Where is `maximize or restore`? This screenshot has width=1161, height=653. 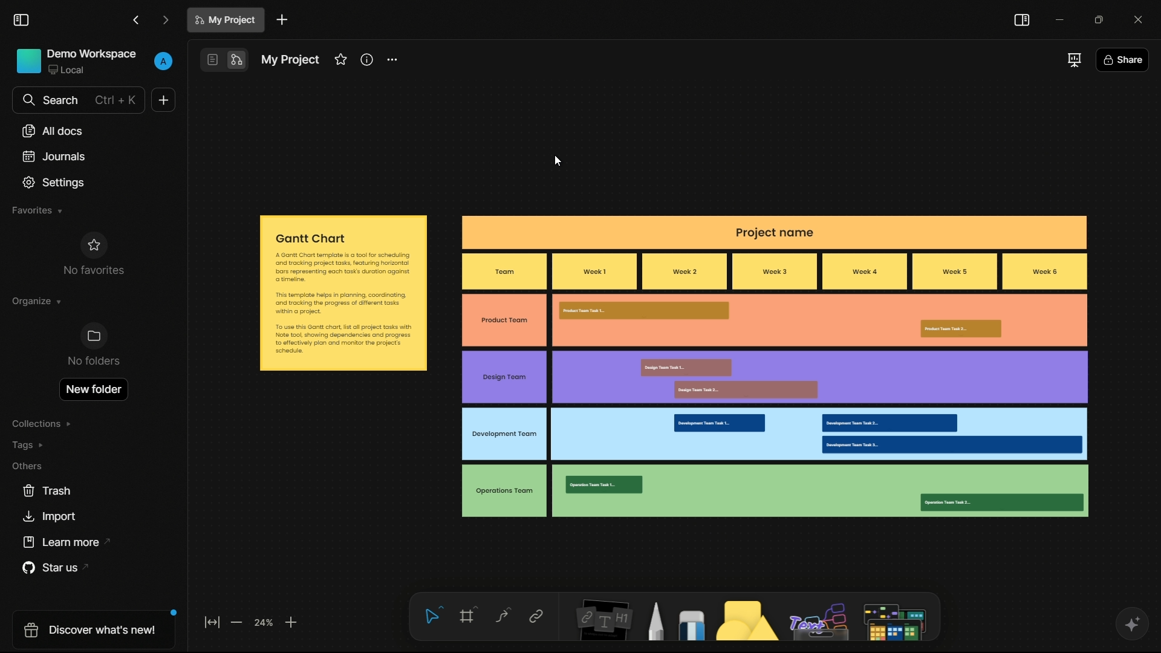
maximize or restore is located at coordinates (1098, 18).